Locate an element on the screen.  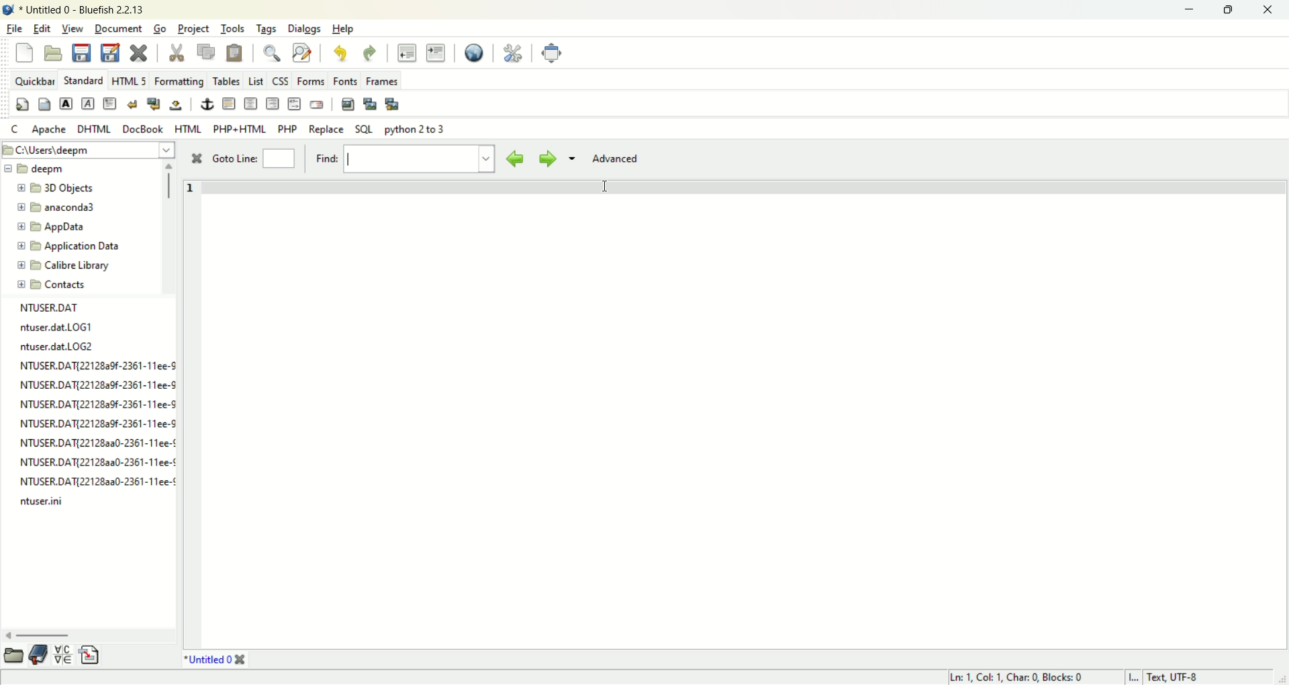
horizontal scroll bar is located at coordinates (43, 636).